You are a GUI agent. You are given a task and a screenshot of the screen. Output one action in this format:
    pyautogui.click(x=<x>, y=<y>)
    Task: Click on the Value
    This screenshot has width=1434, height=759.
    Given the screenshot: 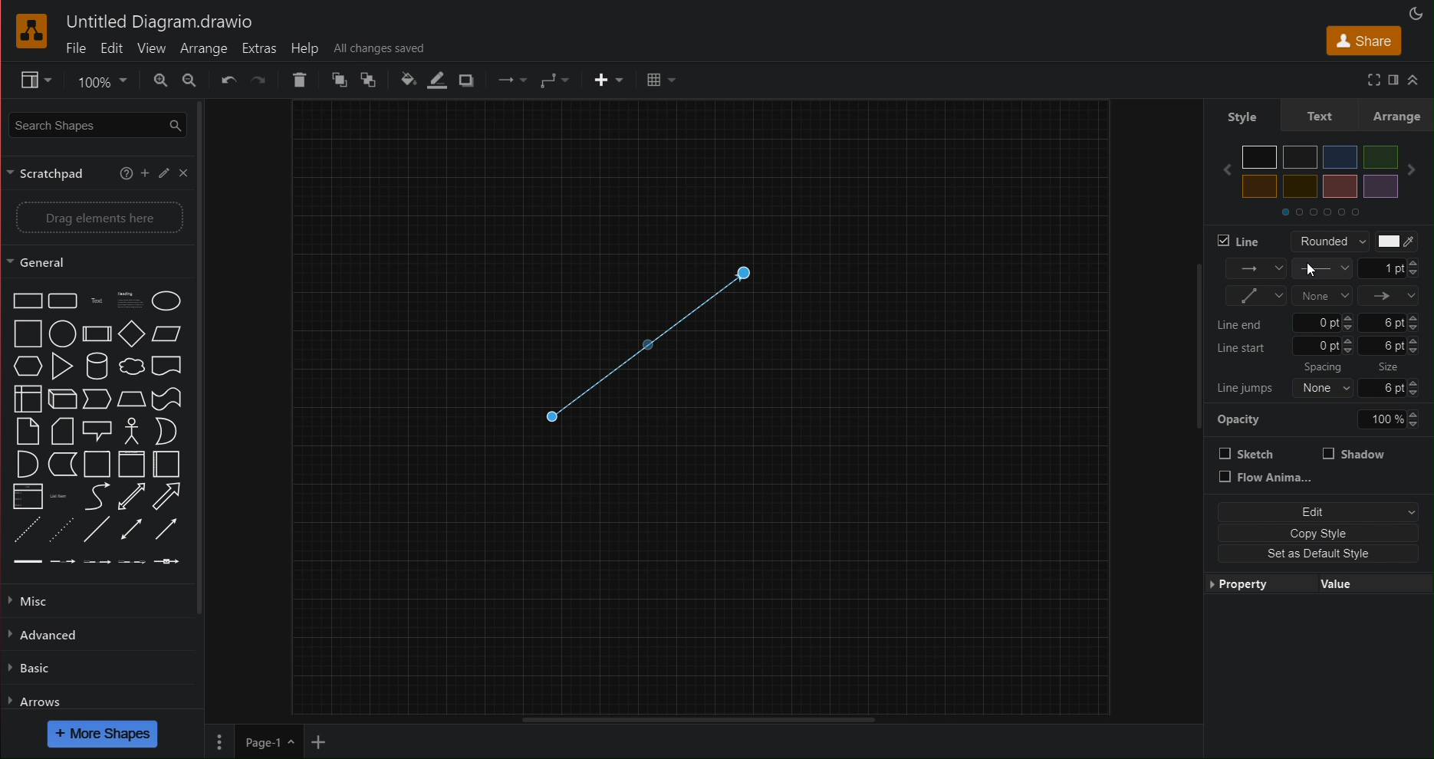 What is the action you would take?
    pyautogui.click(x=1343, y=582)
    